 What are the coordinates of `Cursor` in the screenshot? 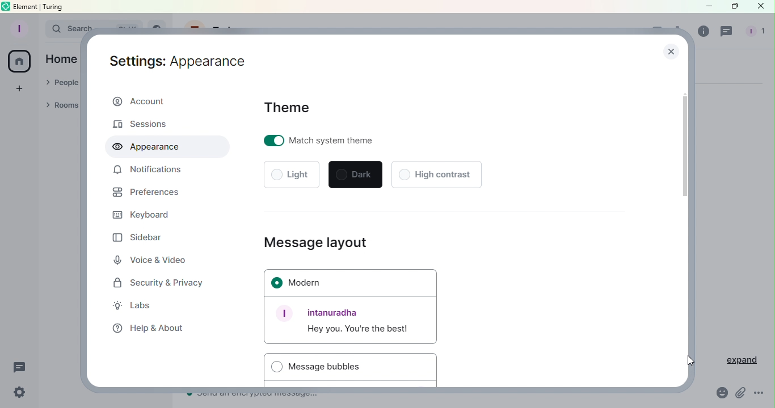 It's located at (689, 361).